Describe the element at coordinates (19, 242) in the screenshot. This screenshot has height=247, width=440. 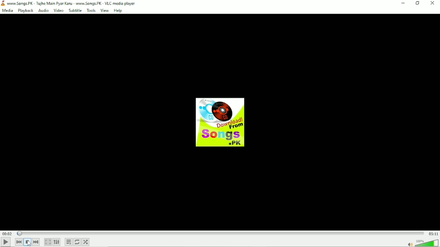
I see `Previous` at that location.